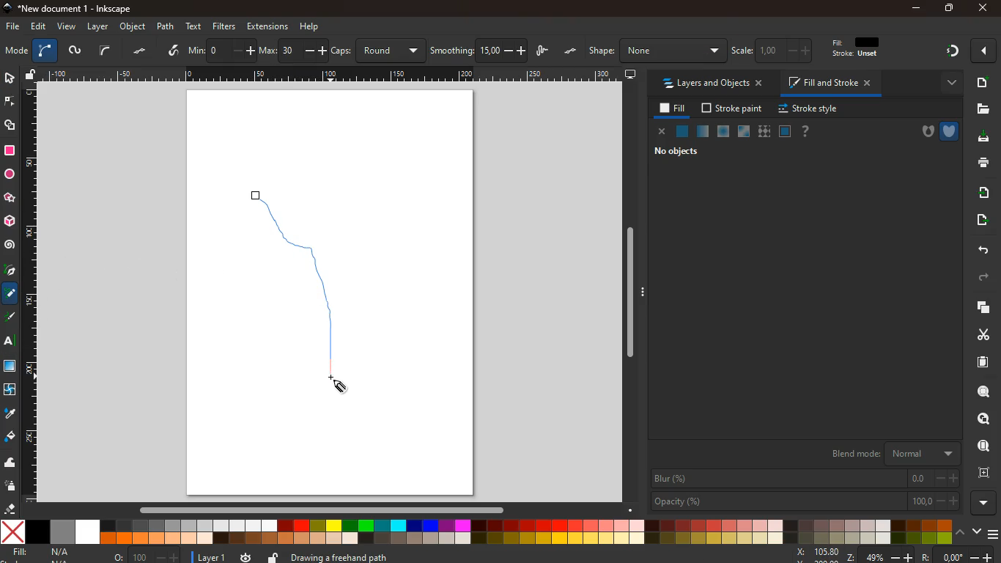  What do you see at coordinates (498, 556) in the screenshot?
I see `description` at bounding box center [498, 556].